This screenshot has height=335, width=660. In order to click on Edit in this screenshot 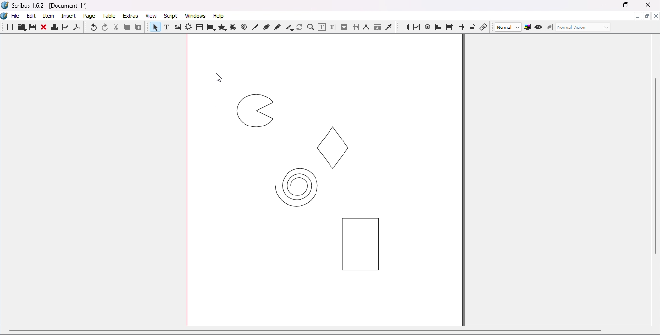, I will do `click(31, 16)`.